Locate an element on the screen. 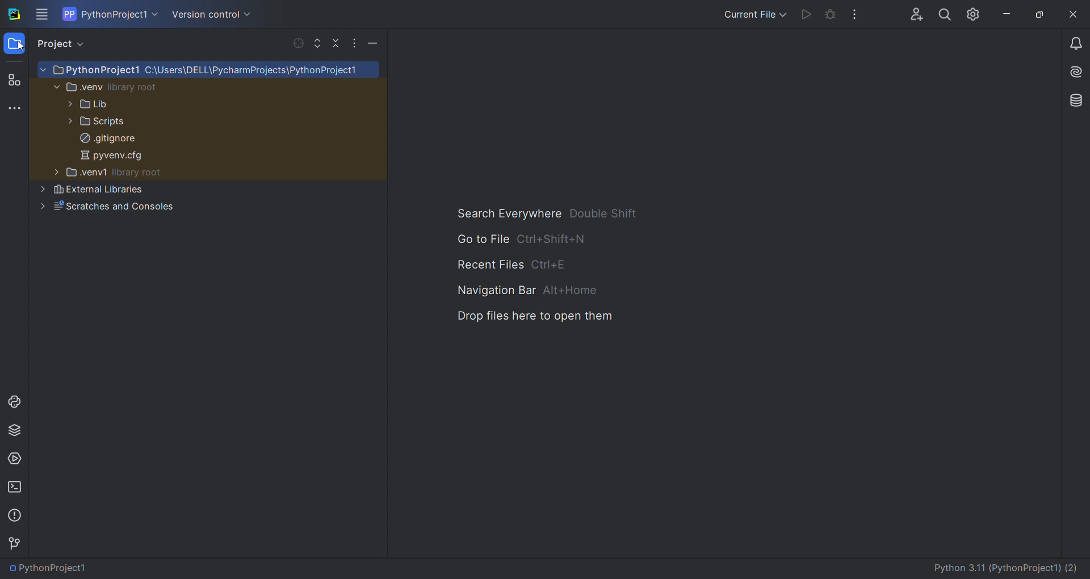 The image size is (1090, 579). project sturcture is located at coordinates (209, 144).